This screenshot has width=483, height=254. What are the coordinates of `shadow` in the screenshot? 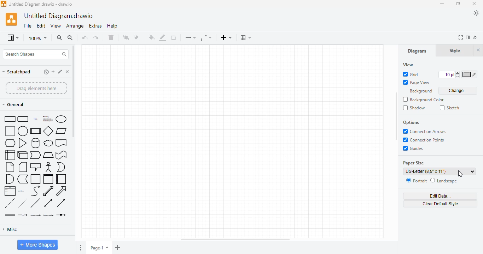 It's located at (414, 108).